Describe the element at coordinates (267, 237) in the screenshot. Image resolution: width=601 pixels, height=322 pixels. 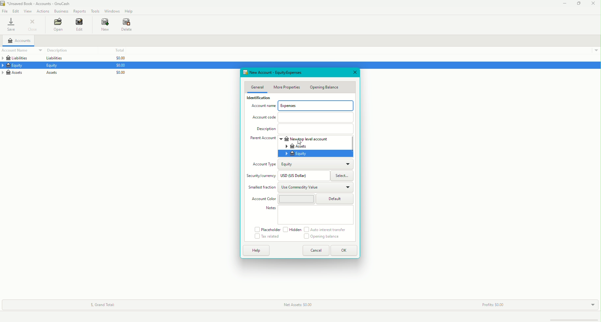
I see `Tax related` at that location.